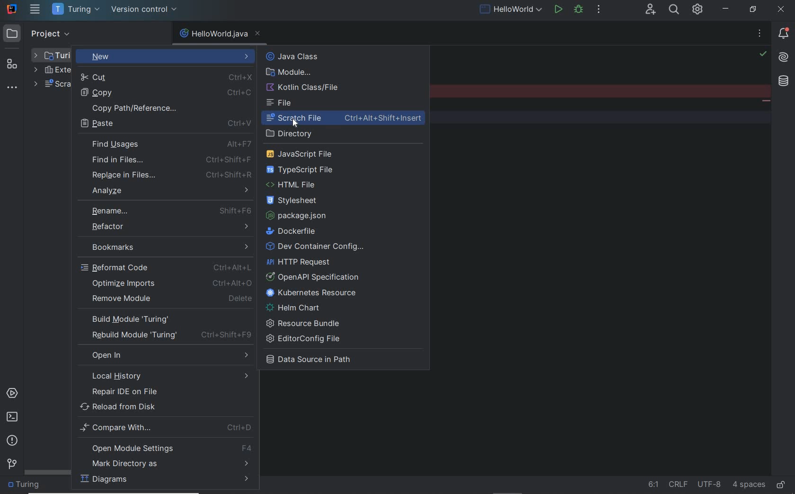  Describe the element at coordinates (213, 34) in the screenshot. I see `file name` at that location.